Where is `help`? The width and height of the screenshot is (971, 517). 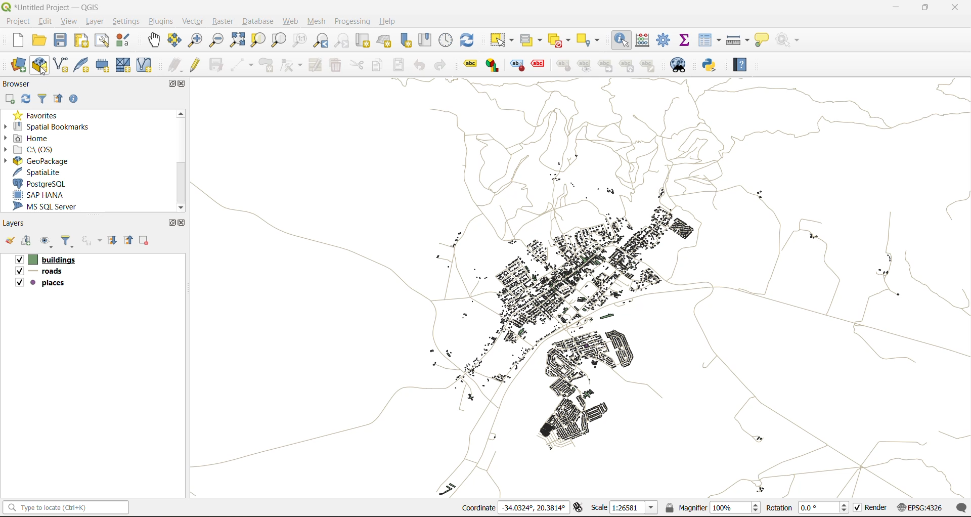 help is located at coordinates (391, 21).